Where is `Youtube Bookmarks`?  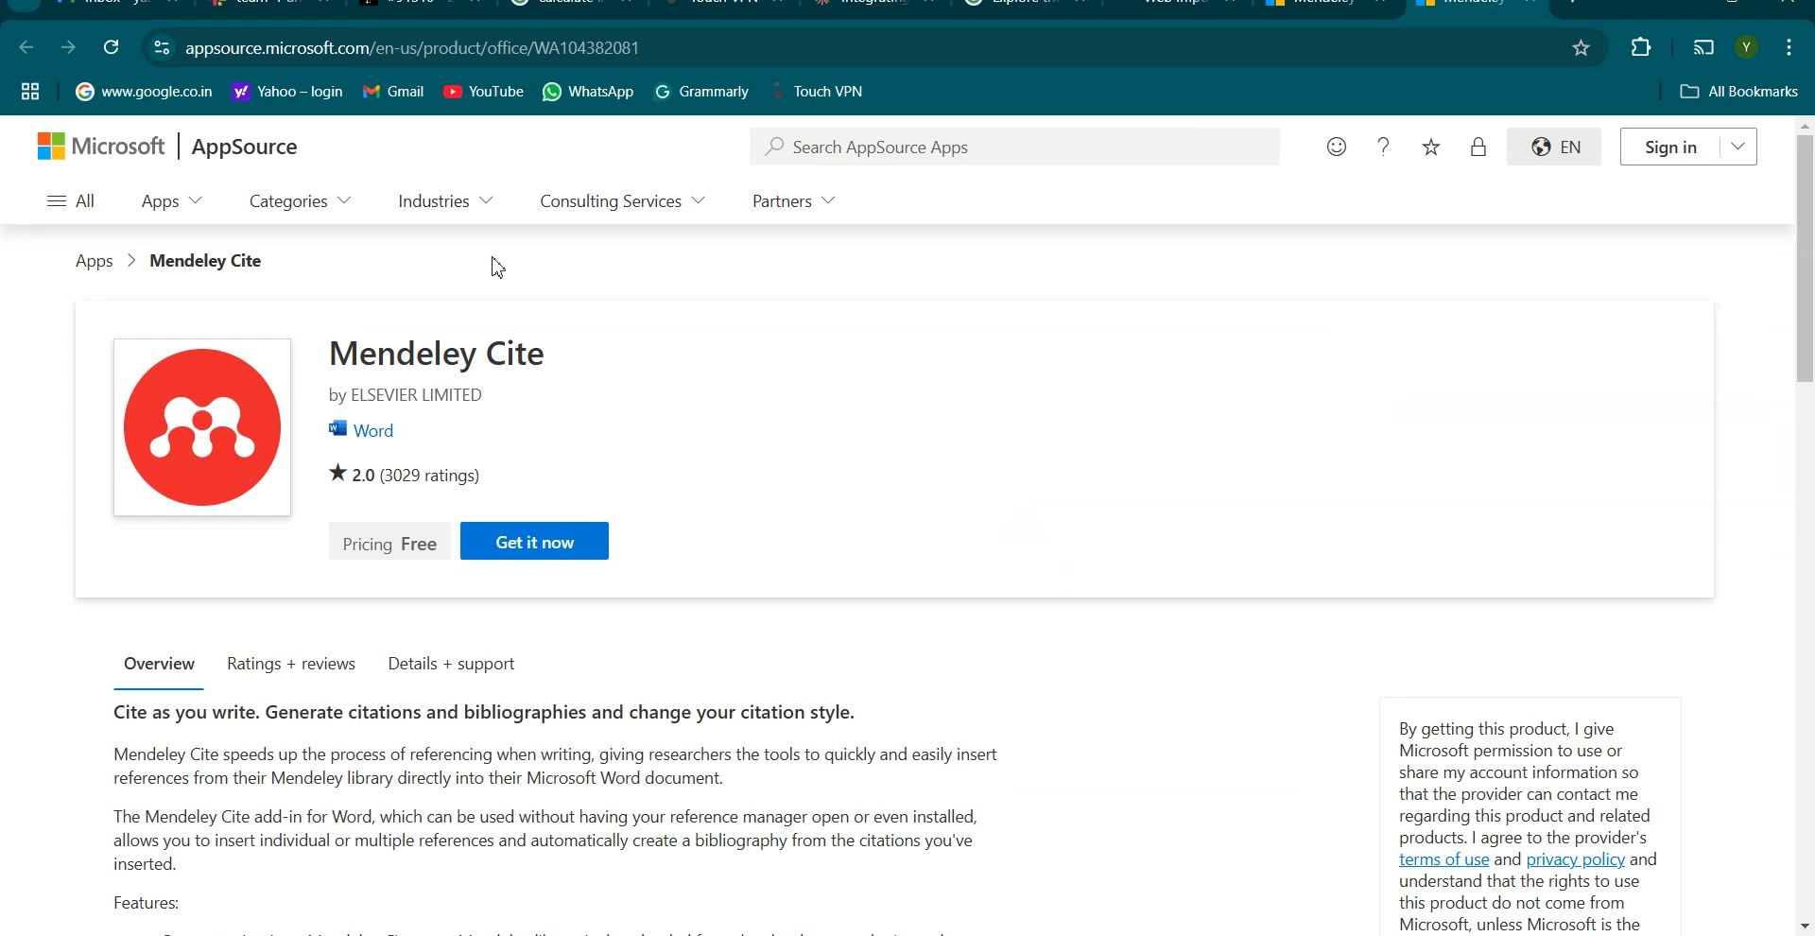 Youtube Bookmarks is located at coordinates (483, 91).